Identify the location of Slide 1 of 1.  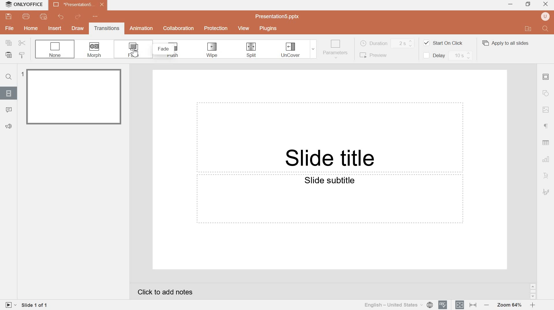
(35, 306).